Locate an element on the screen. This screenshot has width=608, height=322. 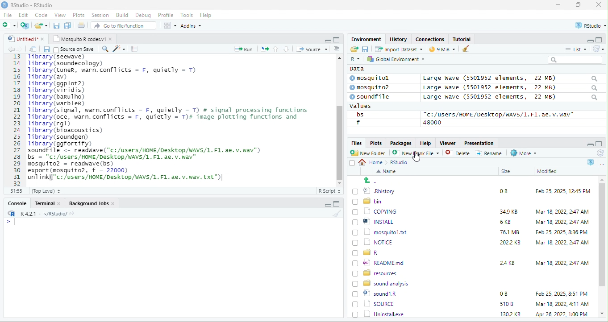
Plots is located at coordinates (79, 15).